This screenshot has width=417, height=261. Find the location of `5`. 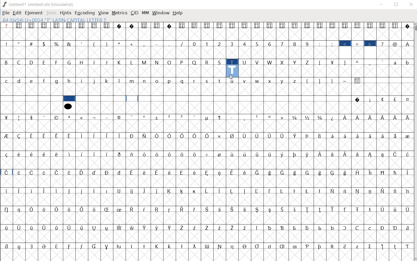

5 is located at coordinates (257, 43).